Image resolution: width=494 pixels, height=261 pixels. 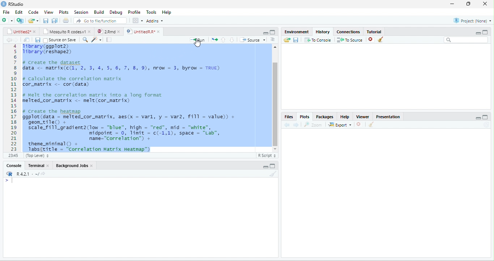 What do you see at coordinates (295, 40) in the screenshot?
I see `save` at bounding box center [295, 40].